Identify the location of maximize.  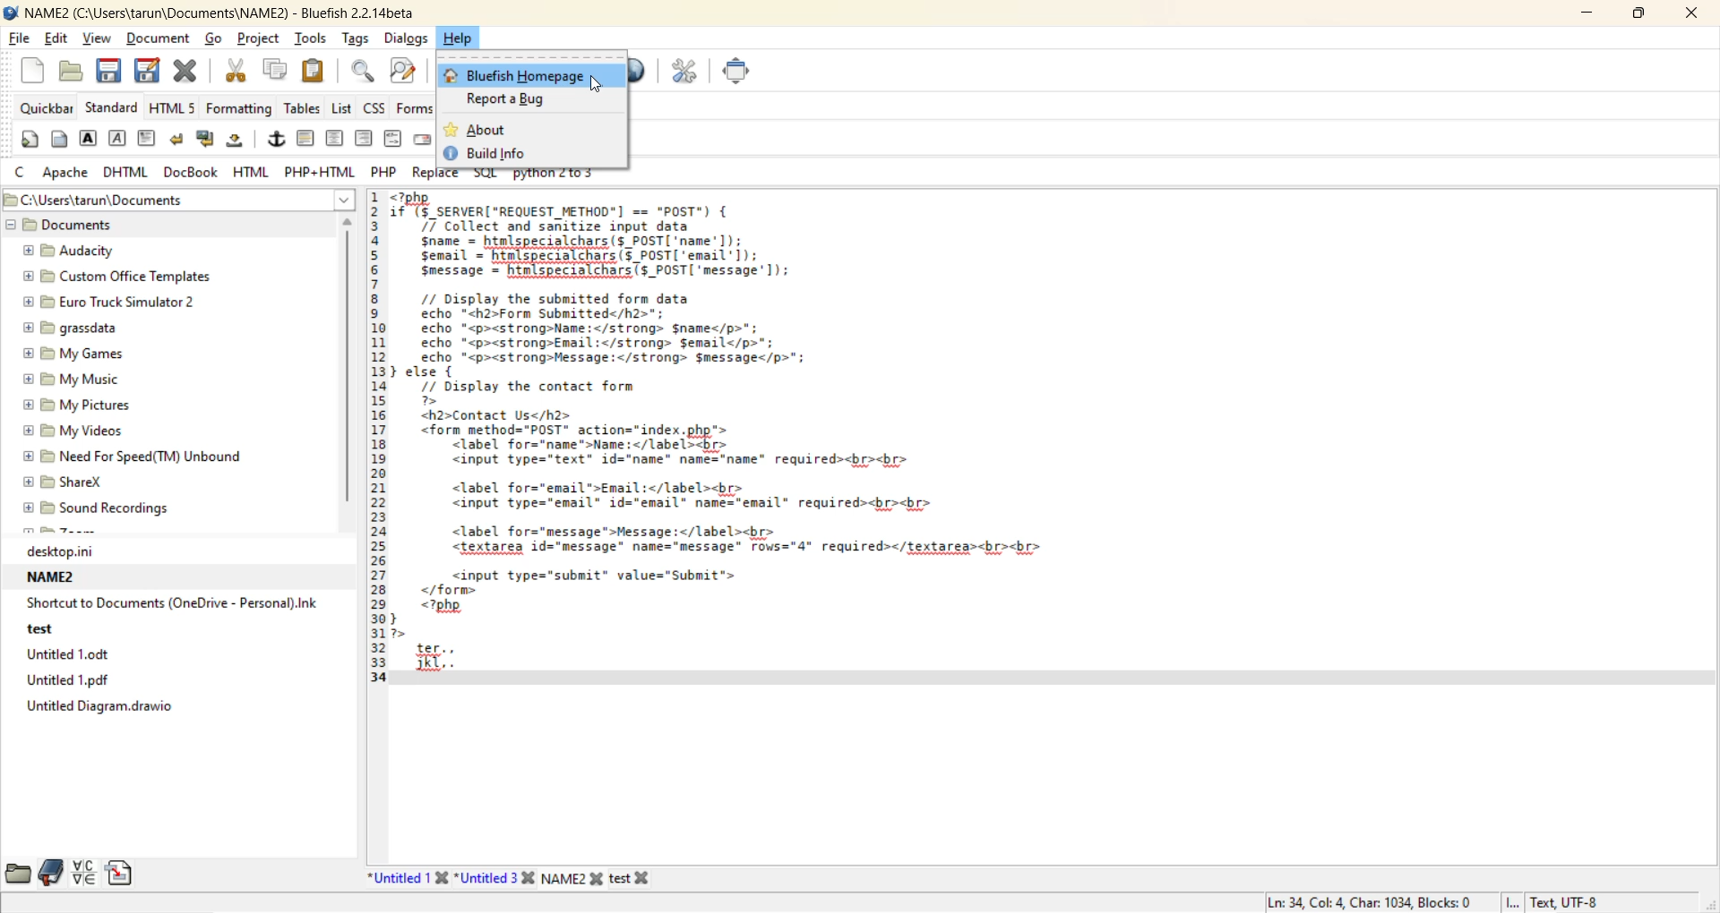
(1639, 14).